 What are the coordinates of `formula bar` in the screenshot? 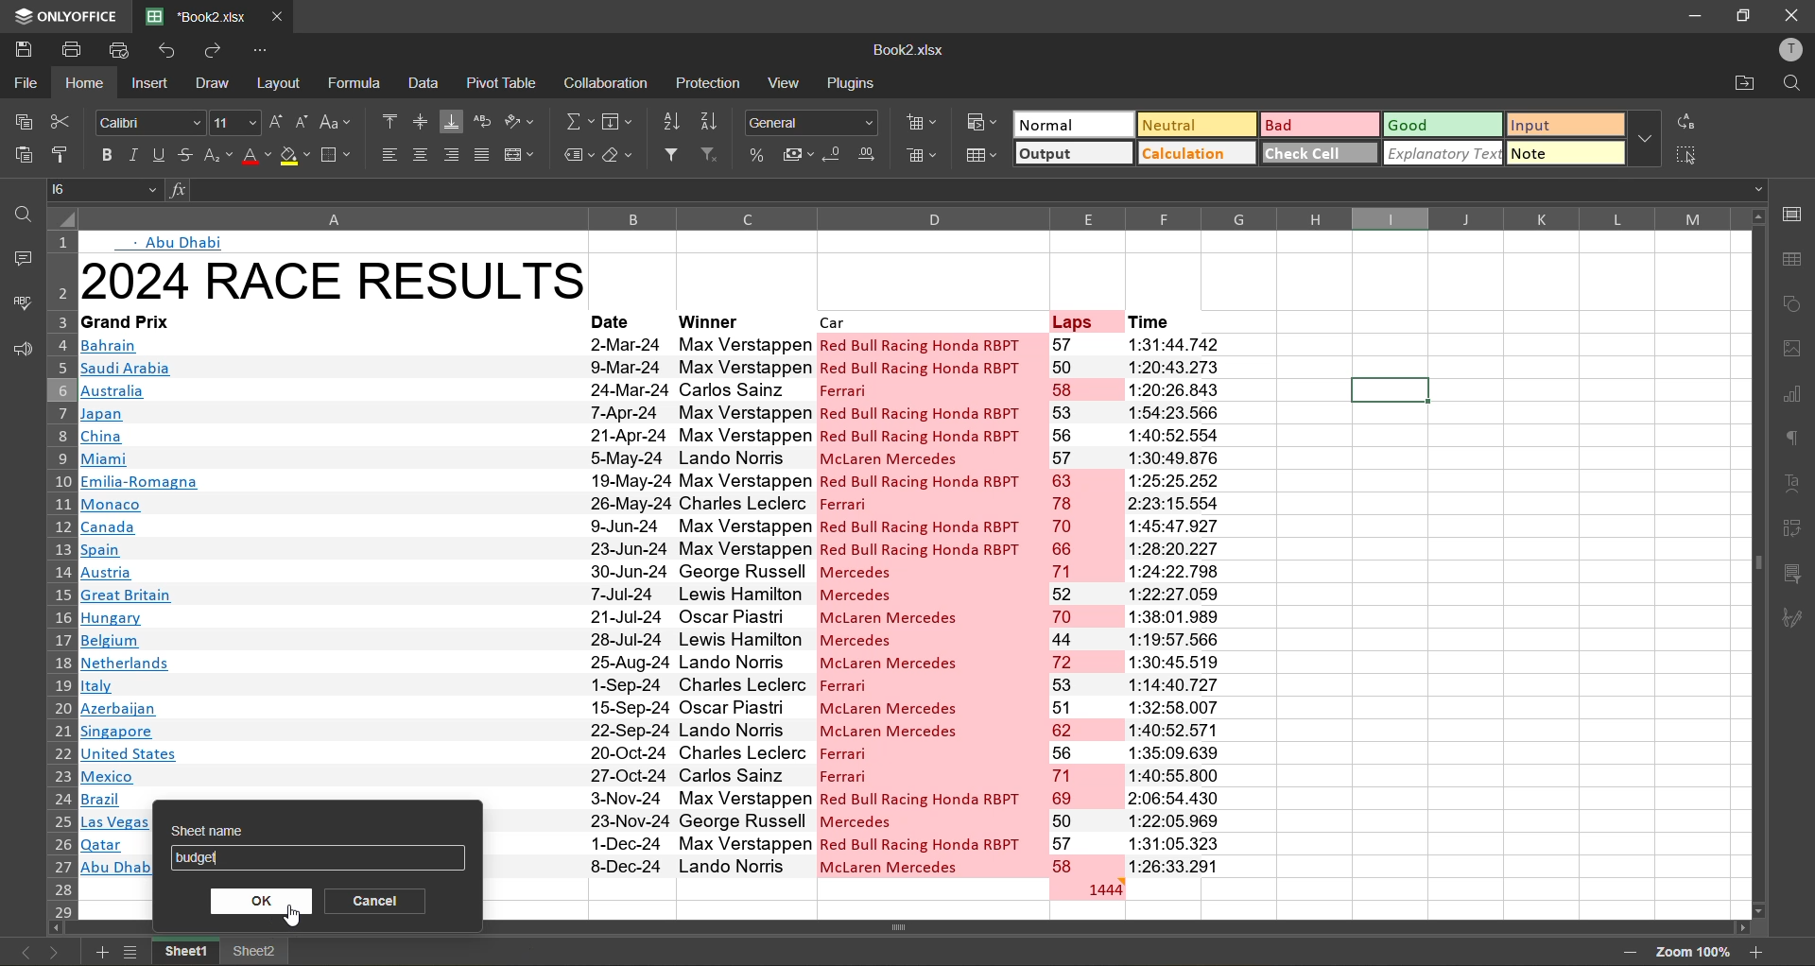 It's located at (957, 189).